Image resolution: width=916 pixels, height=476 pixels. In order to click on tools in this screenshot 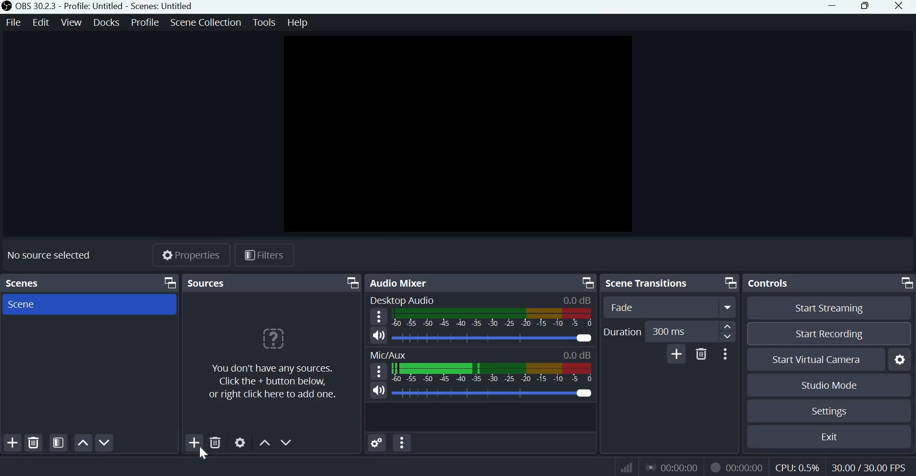, I will do `click(265, 22)`.